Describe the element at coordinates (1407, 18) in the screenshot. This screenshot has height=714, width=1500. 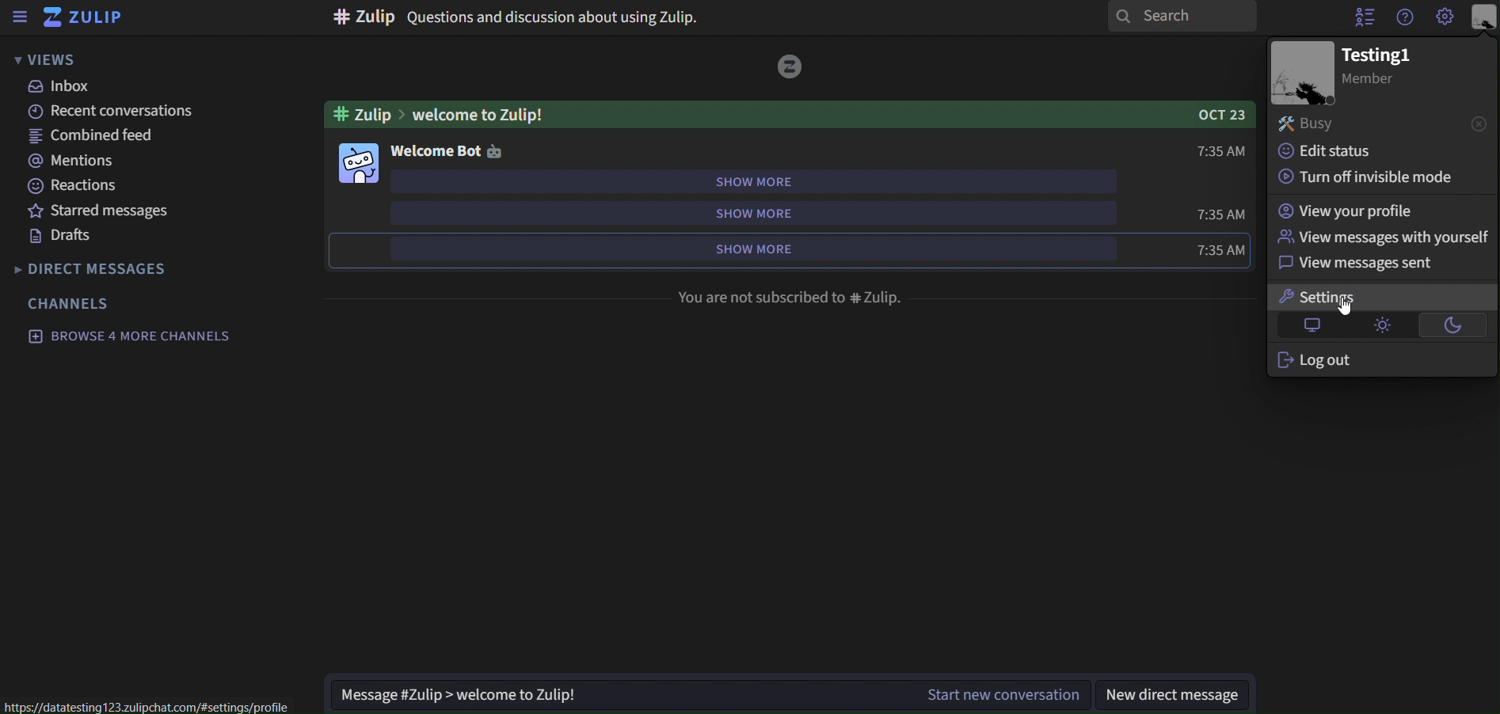
I see `get help` at that location.